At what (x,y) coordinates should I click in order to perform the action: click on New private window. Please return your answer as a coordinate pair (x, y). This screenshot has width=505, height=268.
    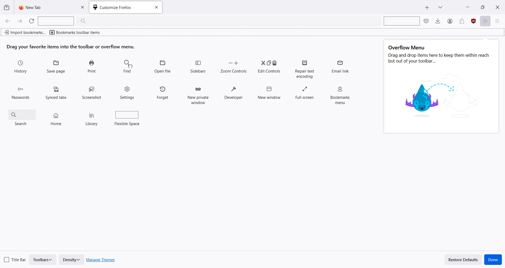
    Looking at the image, I should click on (198, 93).